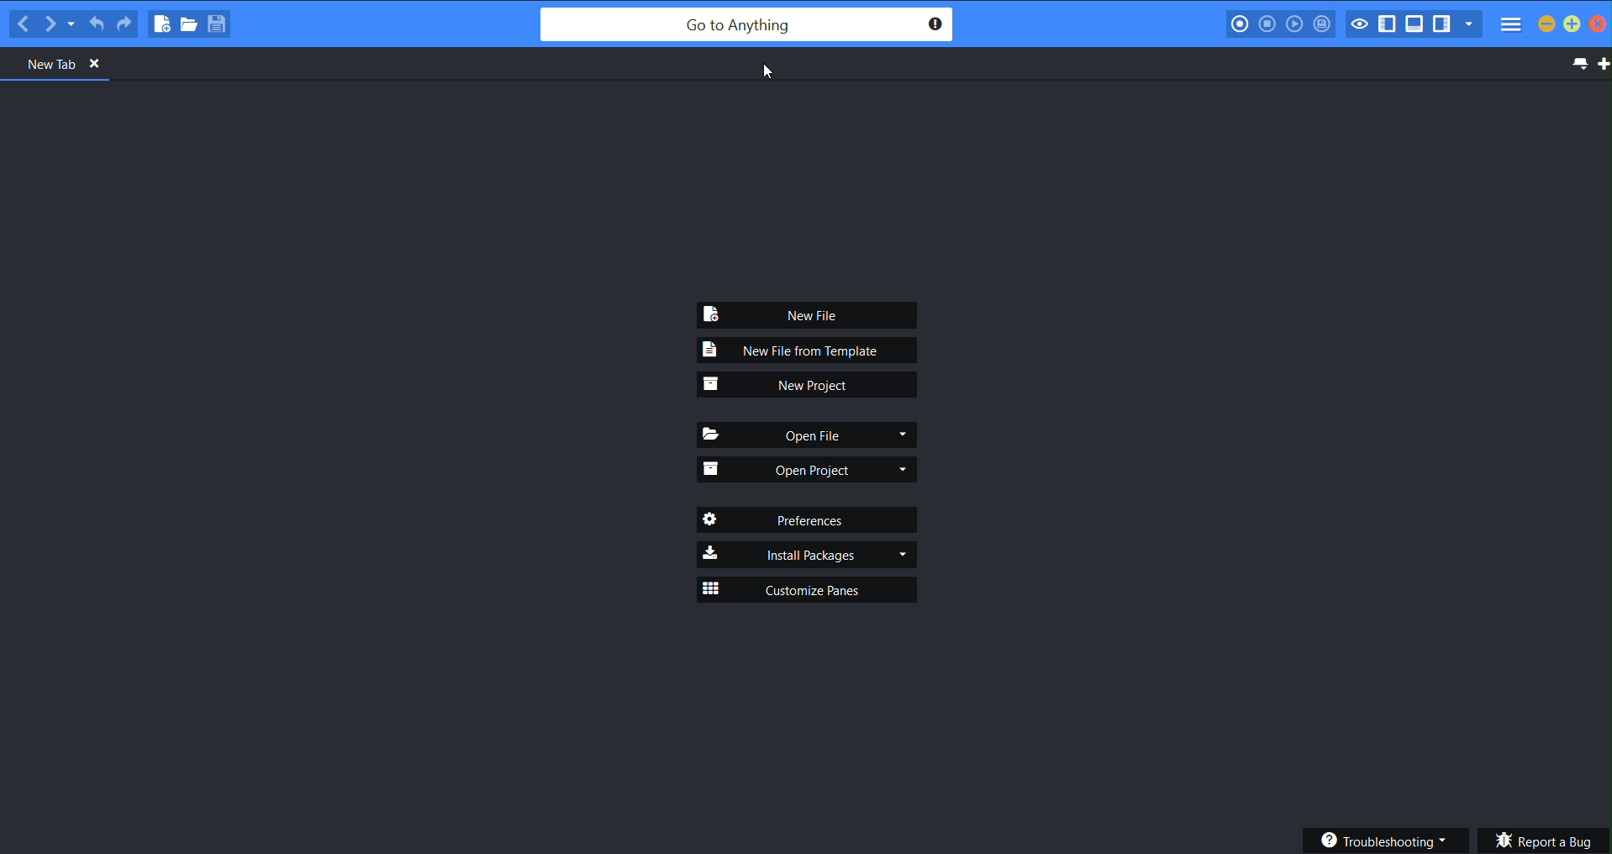 The height and width of the screenshot is (854, 1612). I want to click on open project, so click(809, 469).